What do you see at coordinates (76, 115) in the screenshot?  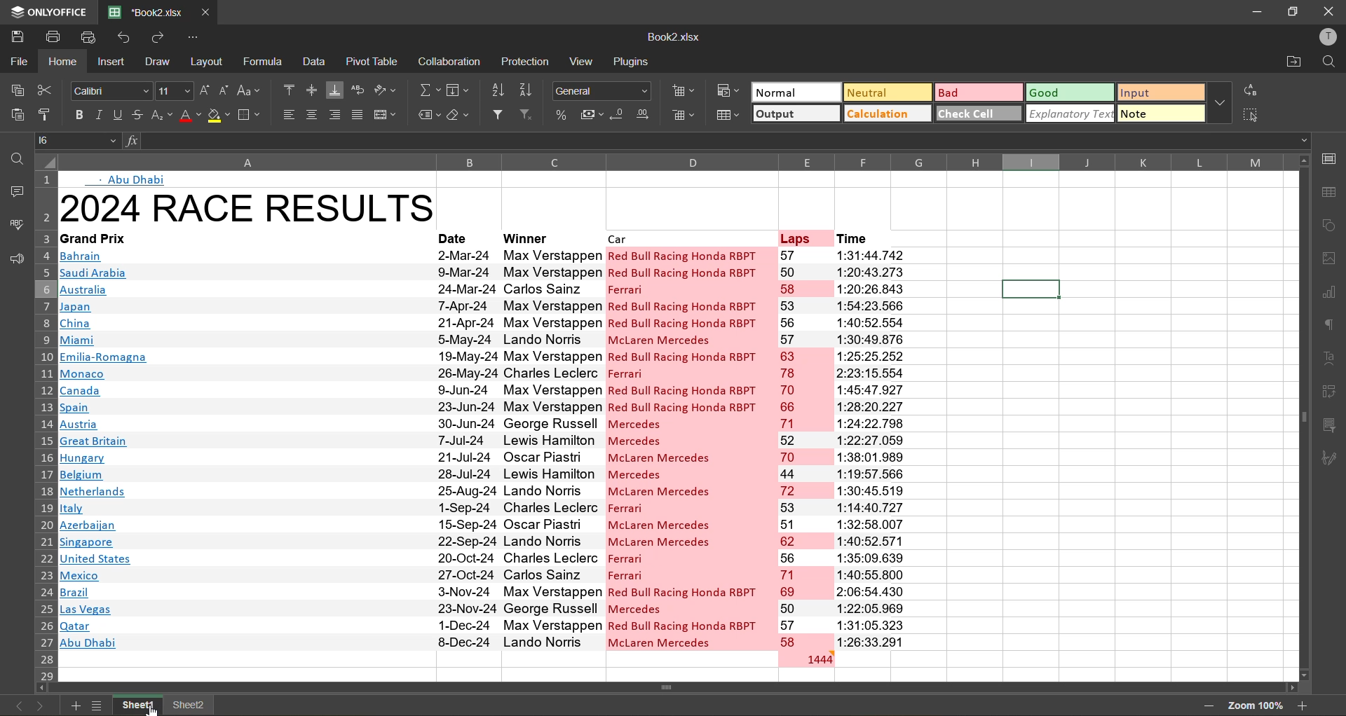 I see `bold` at bounding box center [76, 115].